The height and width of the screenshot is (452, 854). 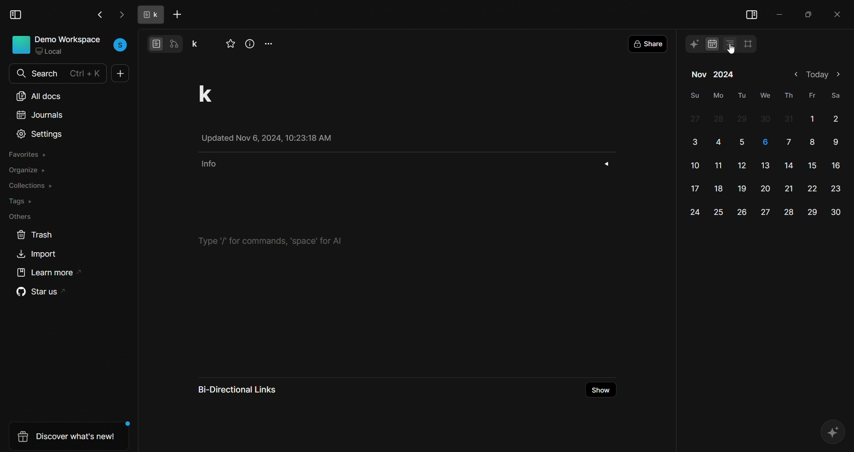 What do you see at coordinates (766, 167) in the screenshot?
I see `12 3 4 5 6 7 8 9 10 11 12 13 14 15 16 17 18 19 20 21 22 23 24 25 26 27 28 29 30` at bounding box center [766, 167].